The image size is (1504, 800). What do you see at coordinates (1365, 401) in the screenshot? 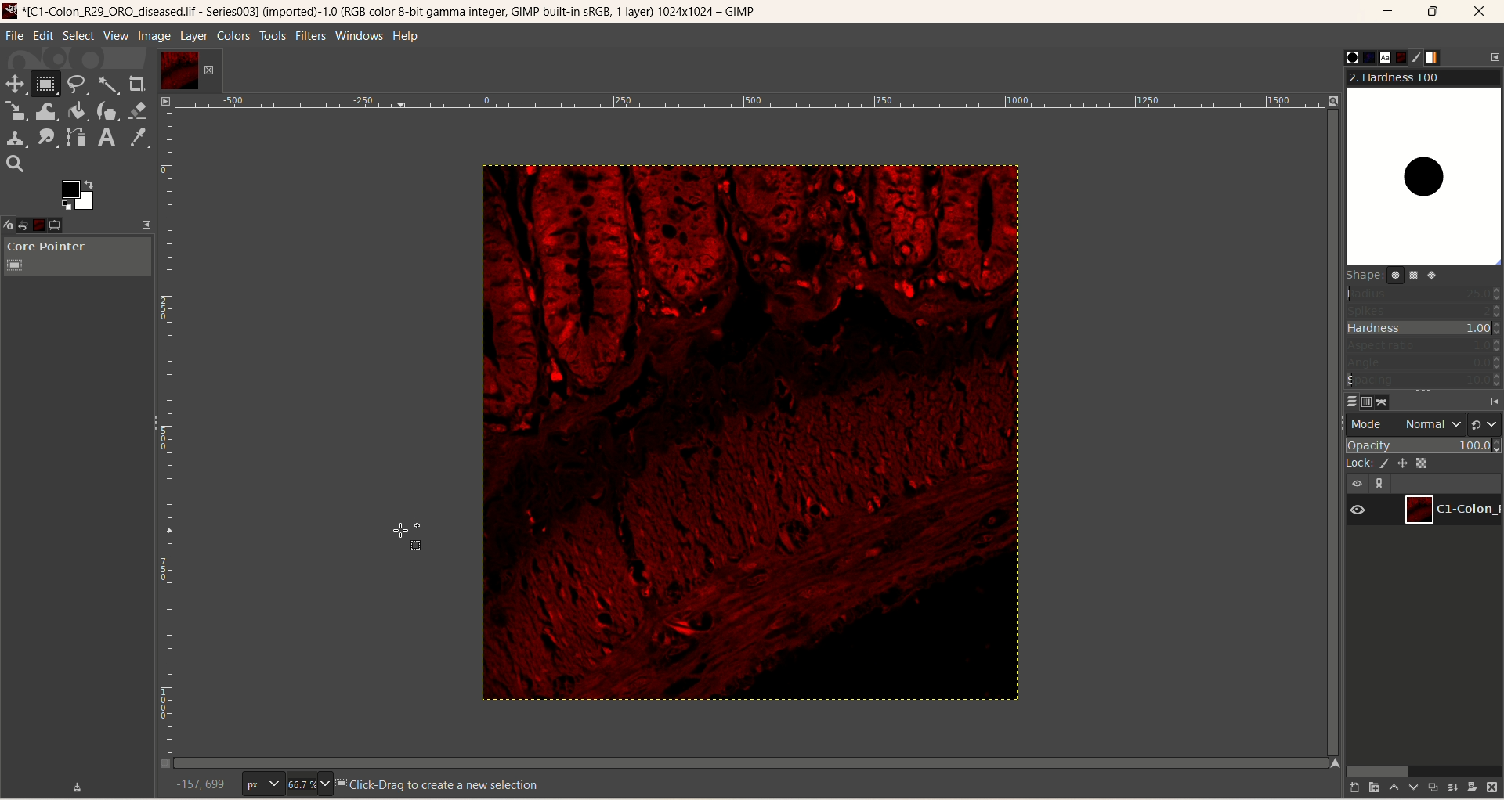
I see `channels` at bounding box center [1365, 401].